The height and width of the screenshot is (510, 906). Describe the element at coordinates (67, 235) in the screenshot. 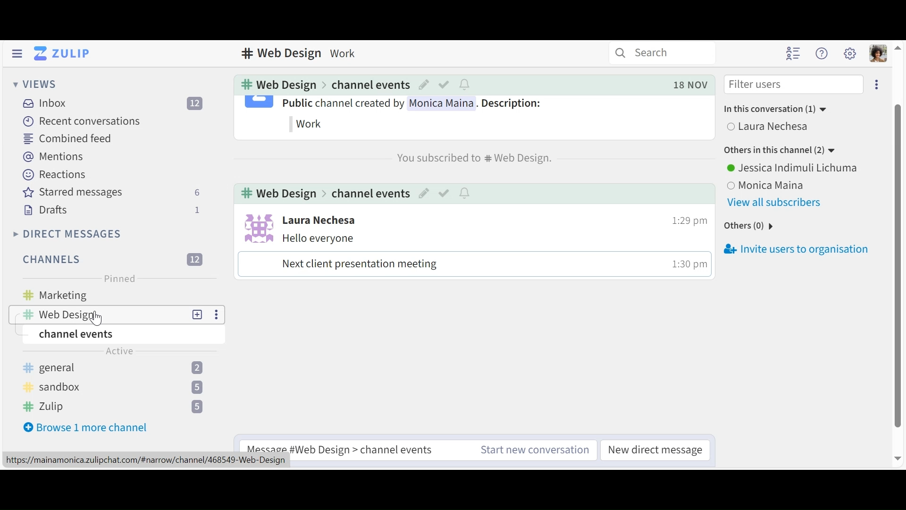

I see `Direct messages` at that location.